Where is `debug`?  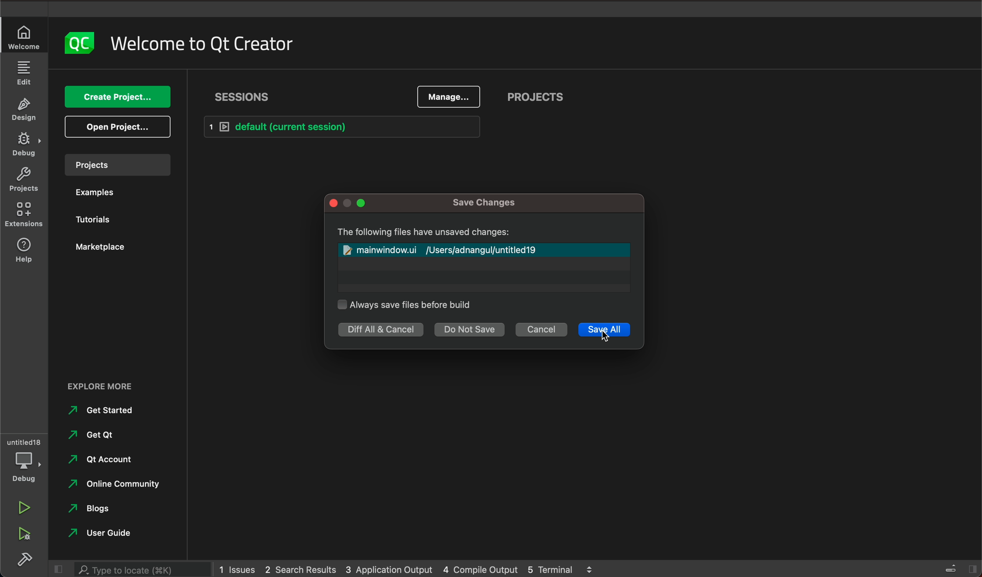
debug is located at coordinates (25, 146).